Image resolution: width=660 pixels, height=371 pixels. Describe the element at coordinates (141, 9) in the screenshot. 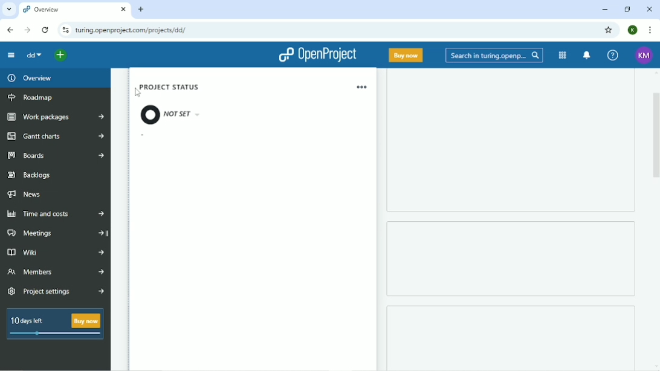

I see `New tab` at that location.